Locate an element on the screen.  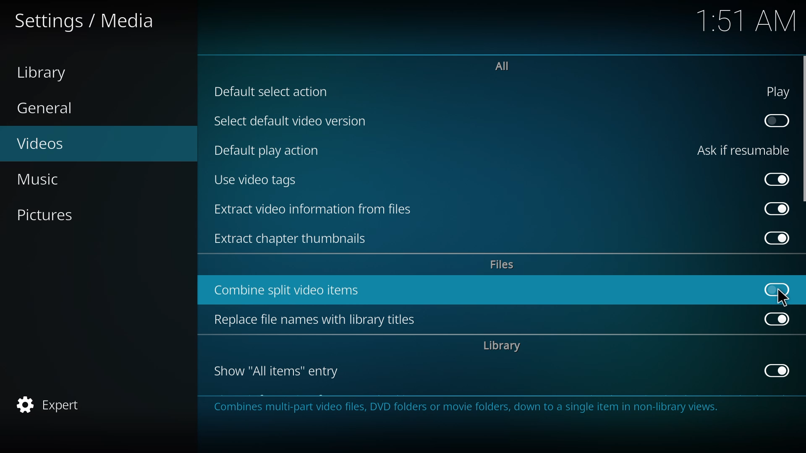
replace file names with library titles is located at coordinates (315, 319).